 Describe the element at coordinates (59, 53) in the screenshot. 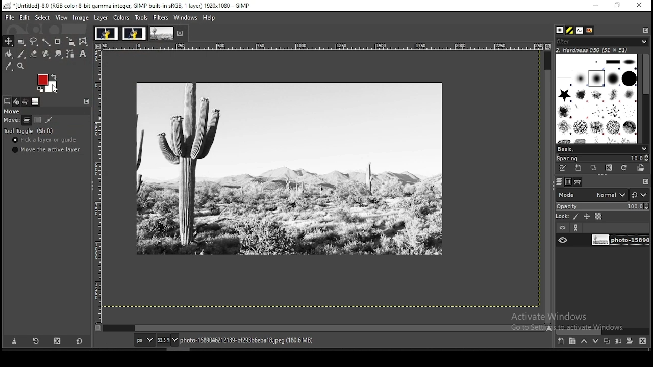

I see `smudge tool` at that location.